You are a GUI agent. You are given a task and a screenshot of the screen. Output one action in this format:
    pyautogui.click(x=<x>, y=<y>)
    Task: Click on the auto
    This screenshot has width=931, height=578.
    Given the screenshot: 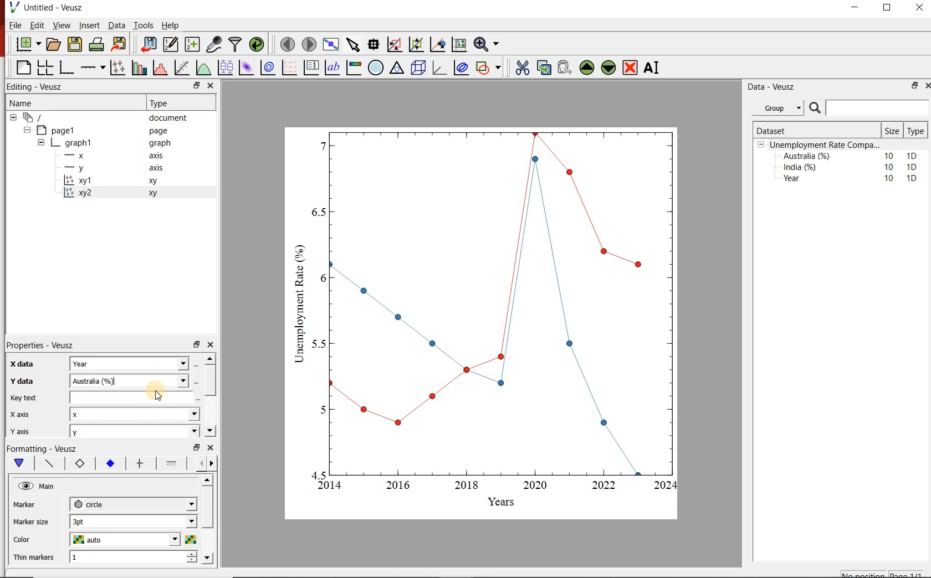 What is the action you would take?
    pyautogui.click(x=126, y=540)
    